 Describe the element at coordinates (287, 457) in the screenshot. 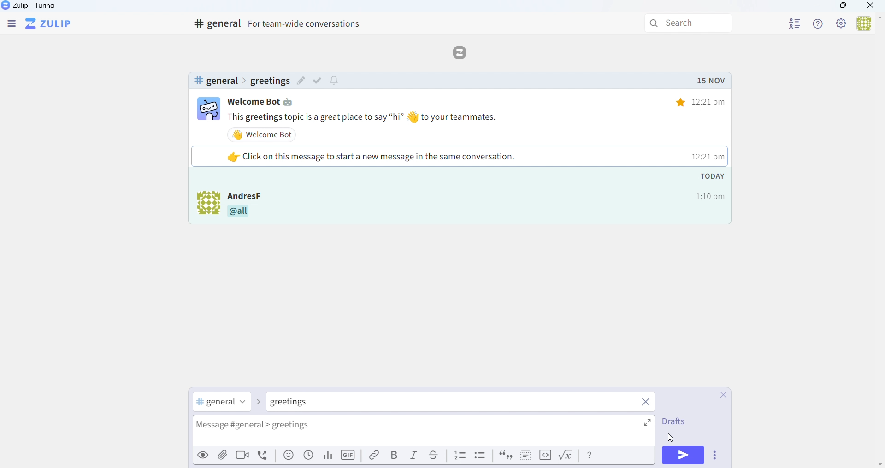

I see `Emoji` at that location.